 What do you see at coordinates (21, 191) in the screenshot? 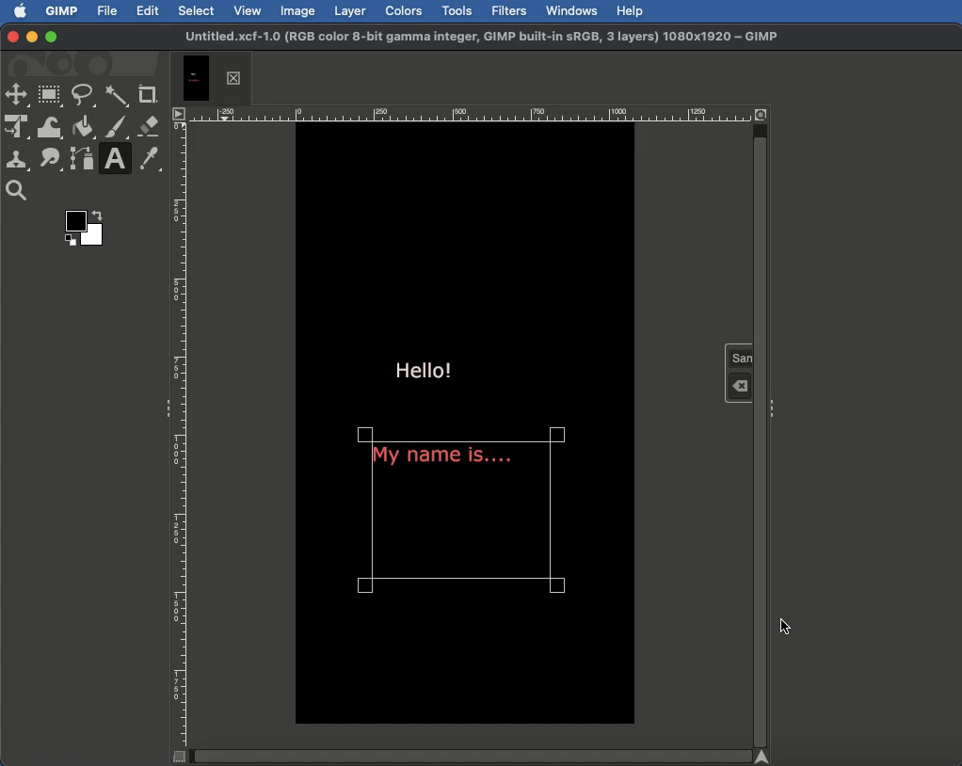
I see `Magnify` at bounding box center [21, 191].